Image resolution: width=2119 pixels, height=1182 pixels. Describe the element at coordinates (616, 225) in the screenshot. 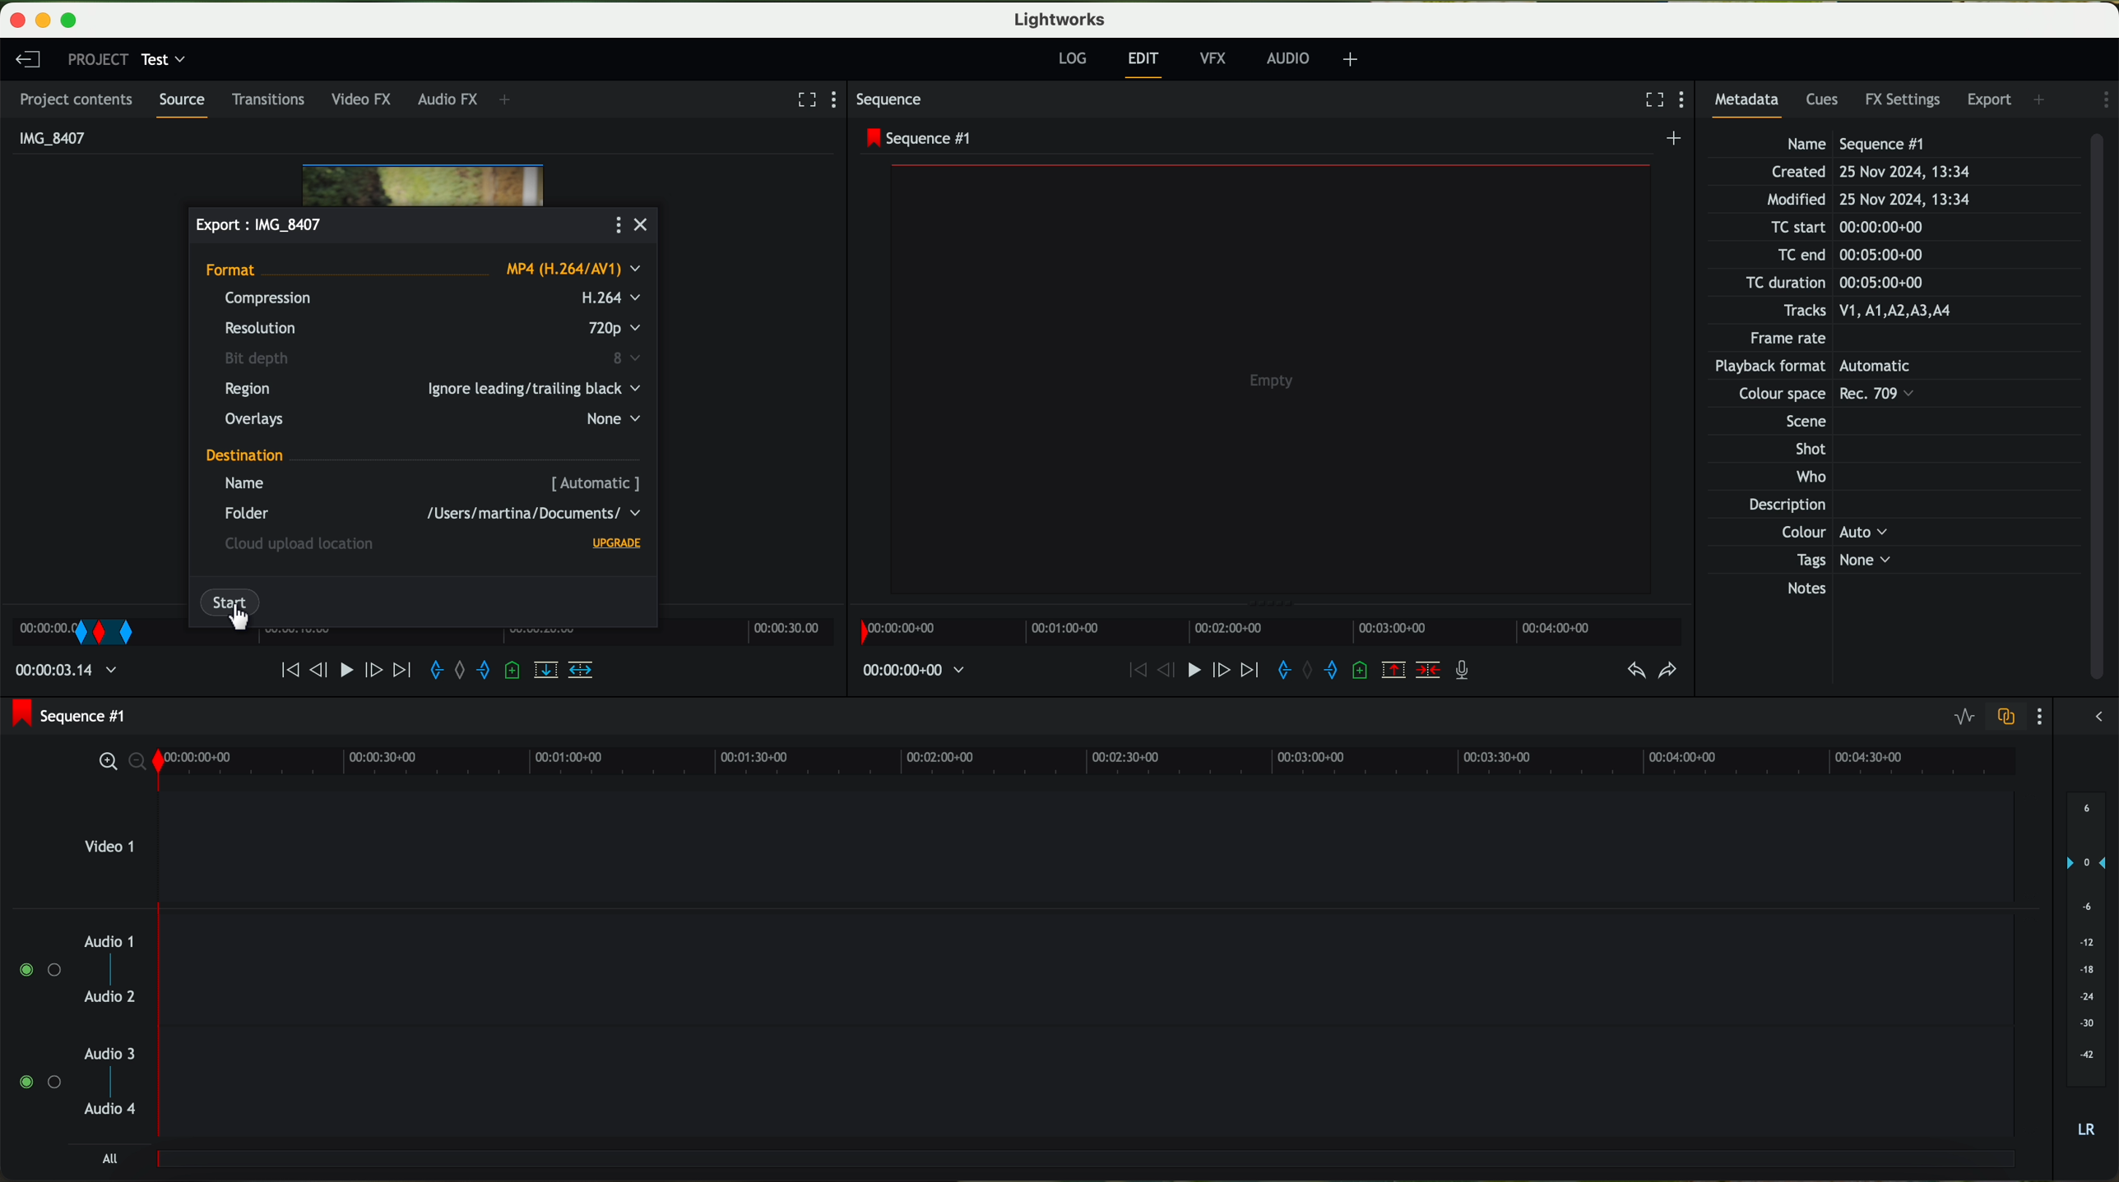

I see `more options` at that location.